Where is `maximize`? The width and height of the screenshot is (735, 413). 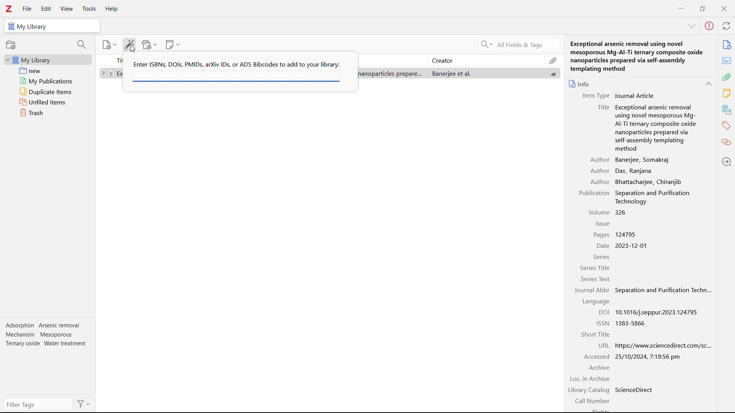 maximize is located at coordinates (702, 8).